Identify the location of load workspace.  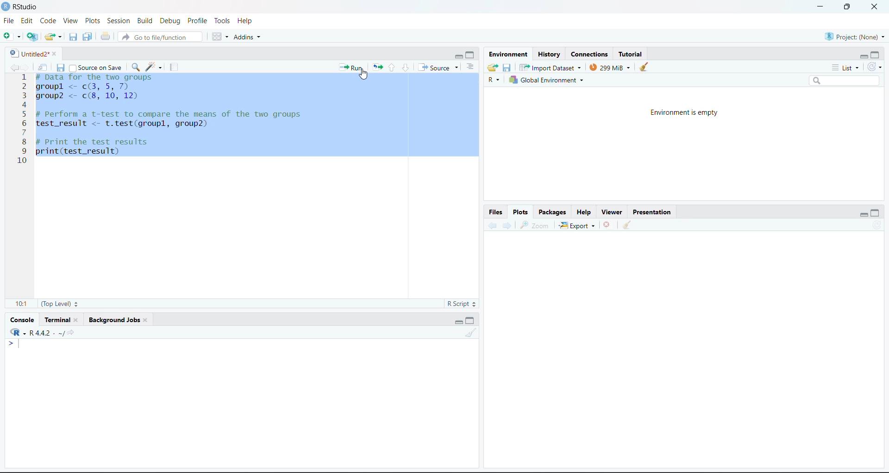
(493, 68).